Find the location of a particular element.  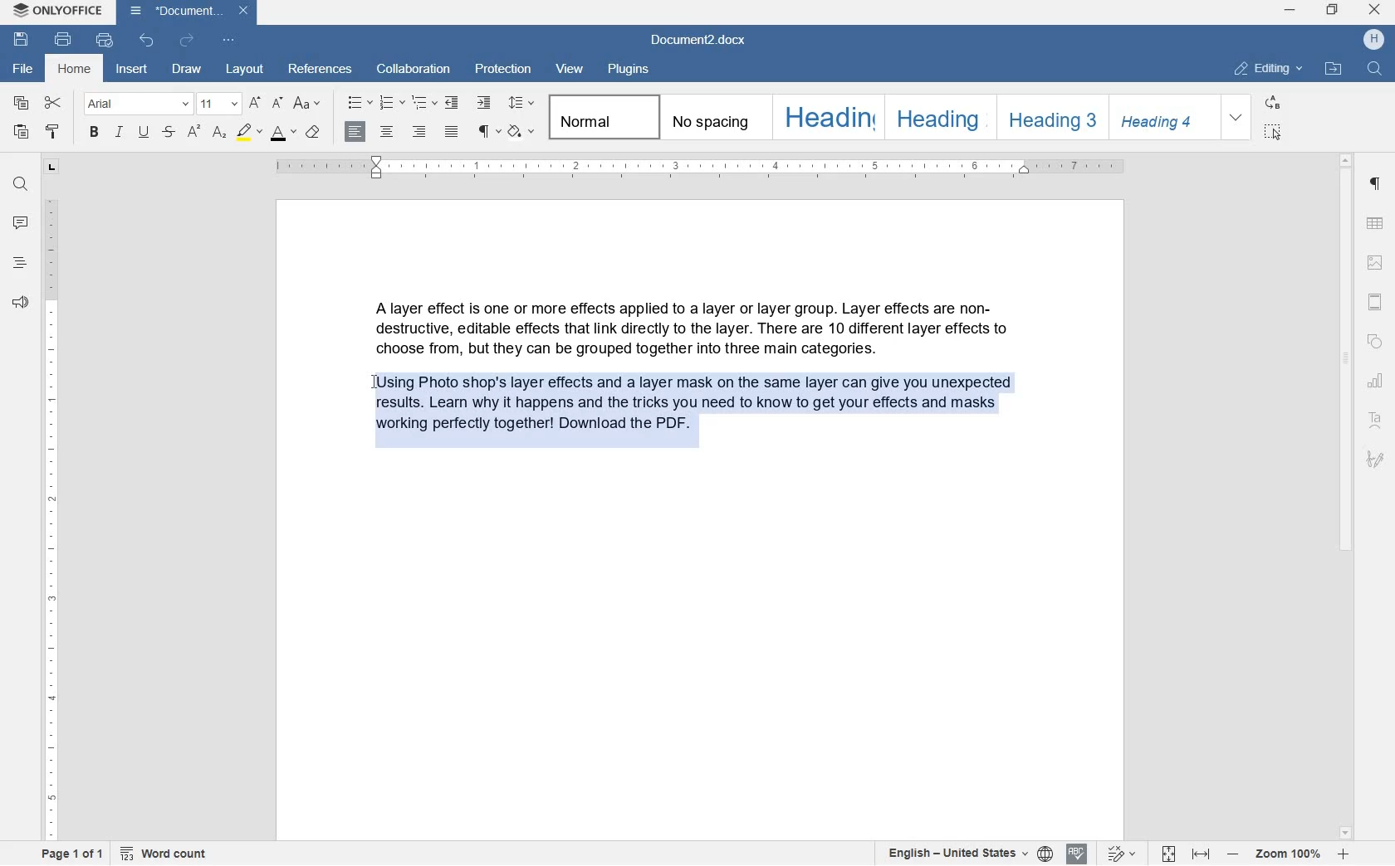

close is located at coordinates (1376, 11).